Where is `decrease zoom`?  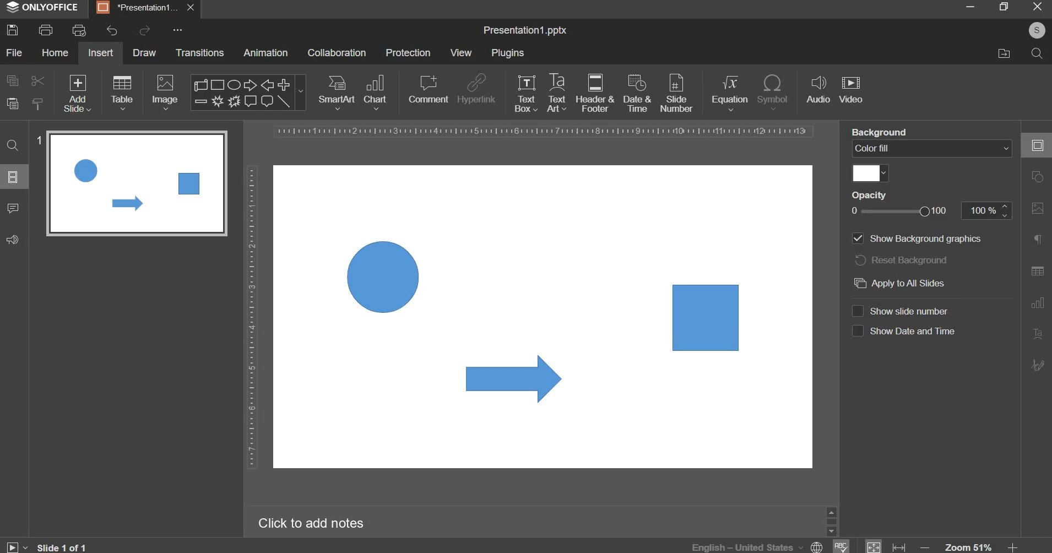
decrease zoom is located at coordinates (925, 547).